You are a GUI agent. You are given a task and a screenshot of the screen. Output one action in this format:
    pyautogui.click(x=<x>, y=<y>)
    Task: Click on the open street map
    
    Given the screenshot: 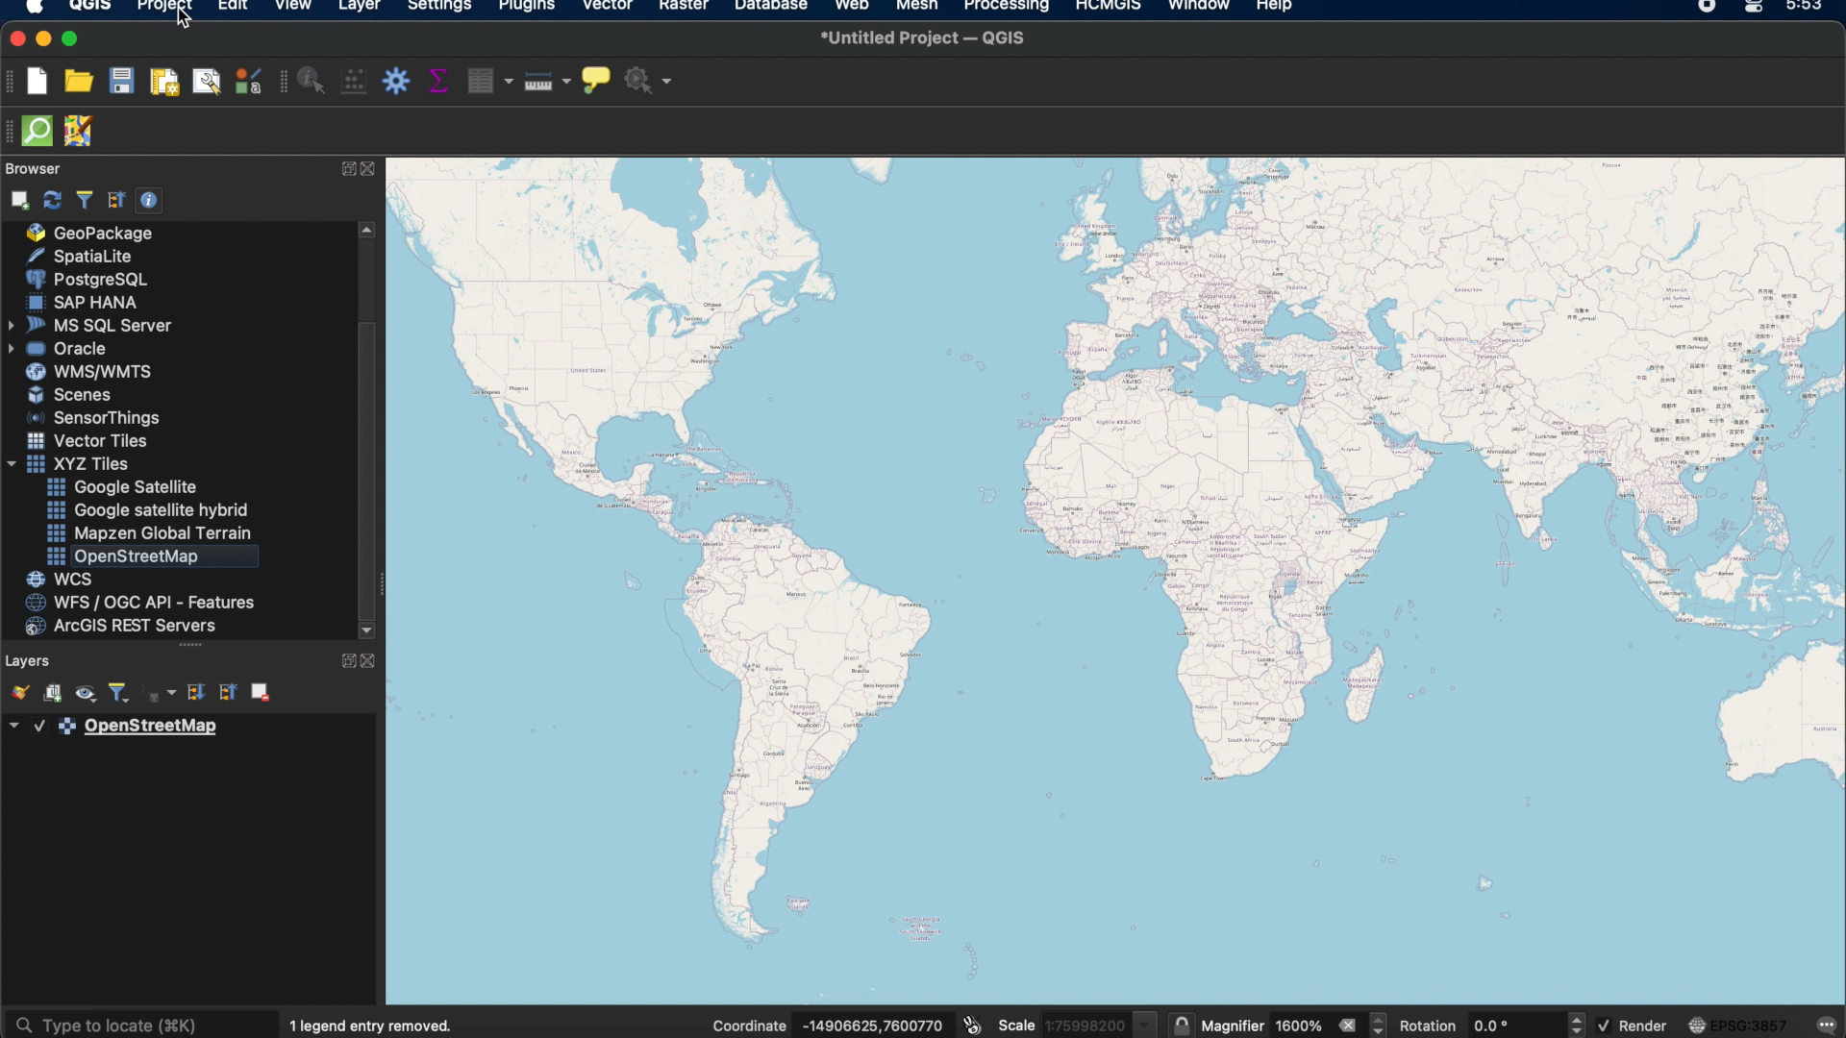 What is the action you would take?
    pyautogui.click(x=151, y=555)
    